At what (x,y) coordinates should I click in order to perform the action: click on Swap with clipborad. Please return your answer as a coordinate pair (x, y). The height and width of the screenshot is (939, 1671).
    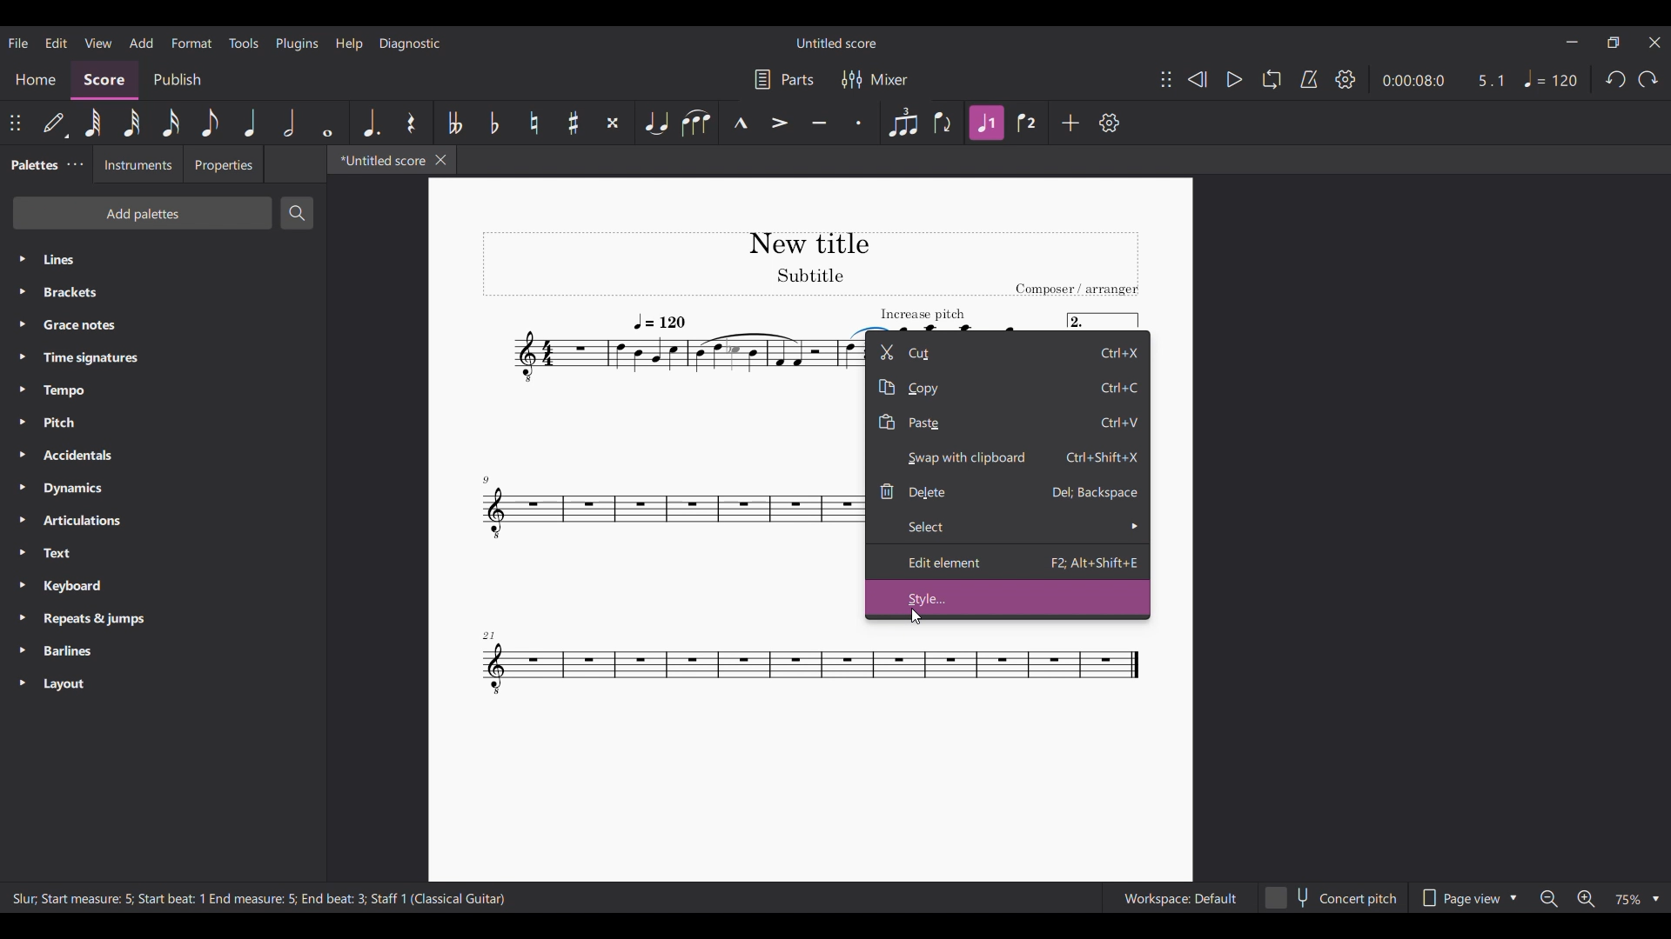
    Looking at the image, I should click on (1008, 458).